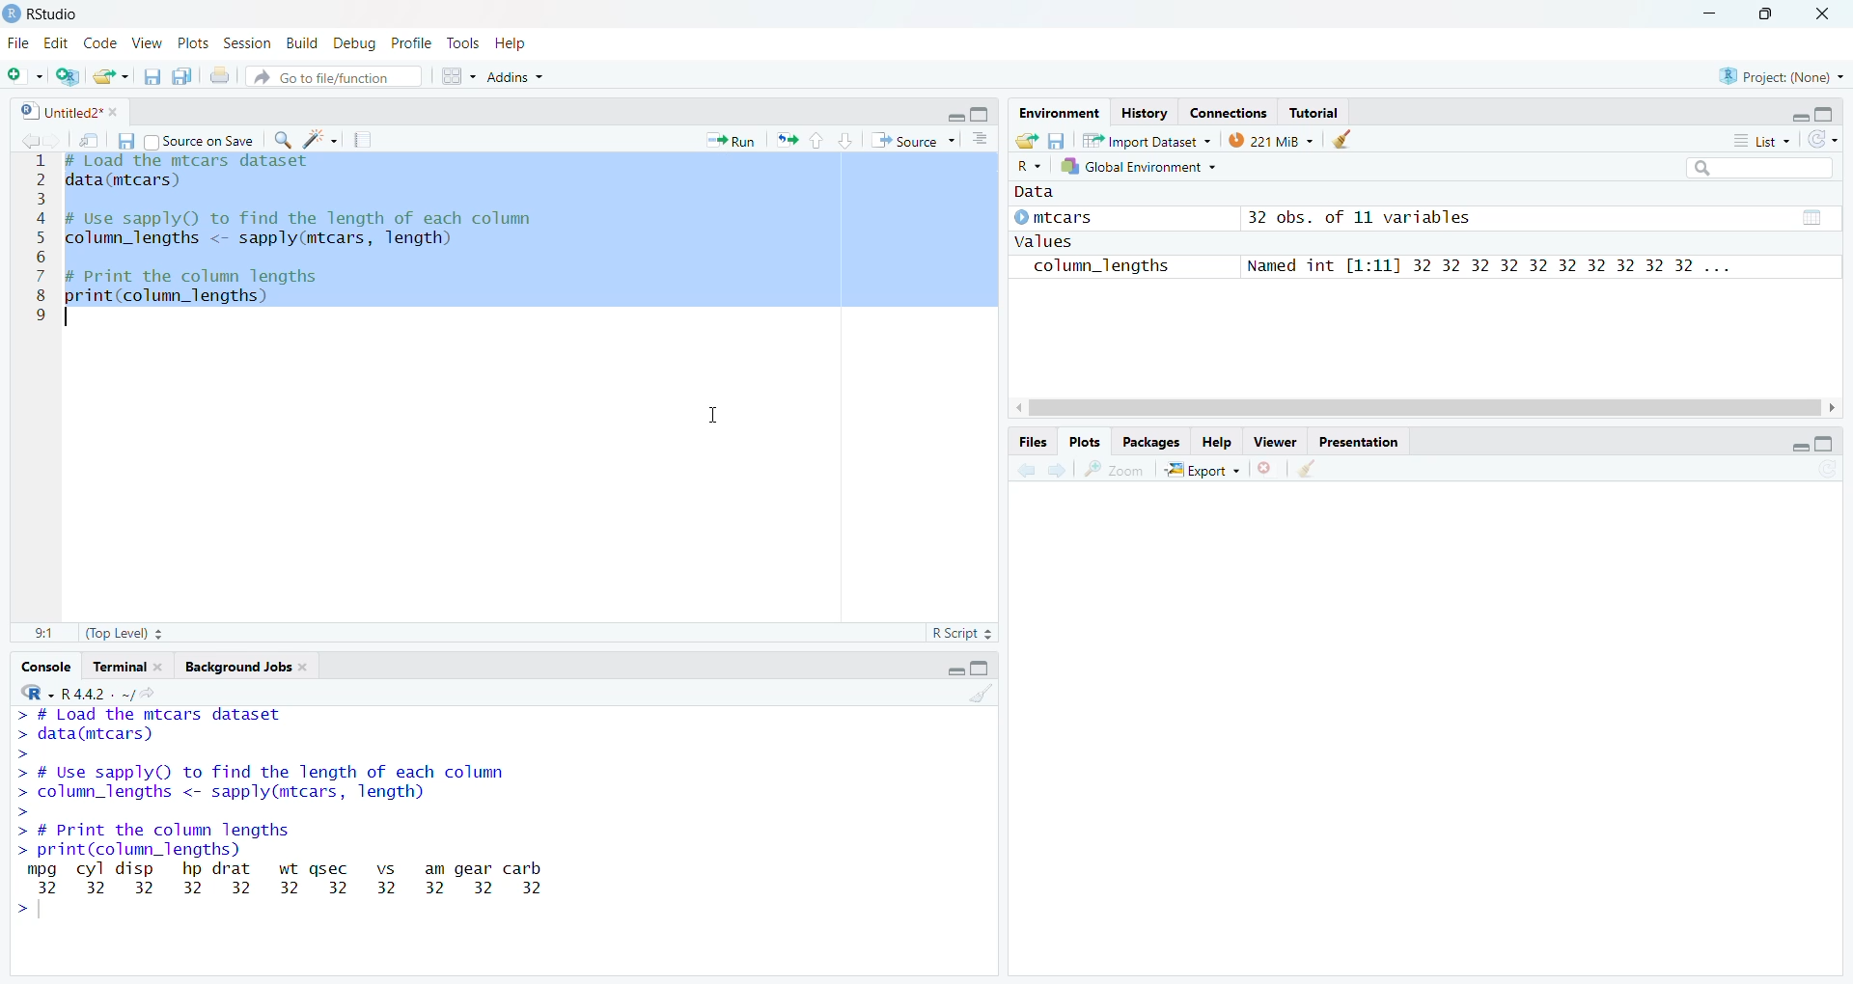 The width and height of the screenshot is (1853, 984). I want to click on Go to next section, so click(845, 140).